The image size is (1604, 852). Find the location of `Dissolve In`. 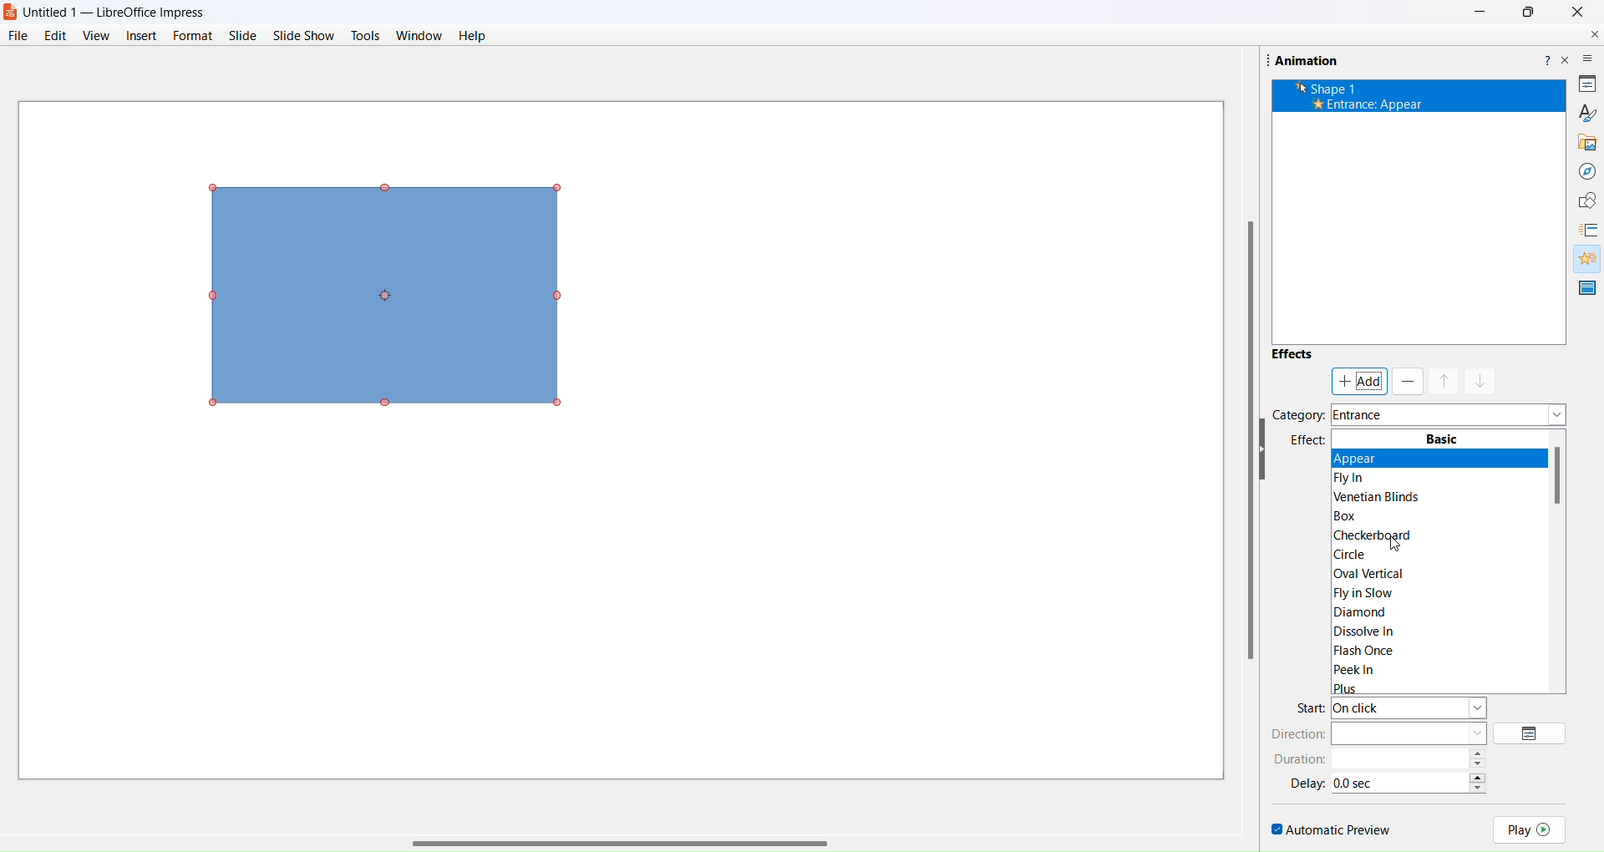

Dissolve In is located at coordinates (1375, 629).